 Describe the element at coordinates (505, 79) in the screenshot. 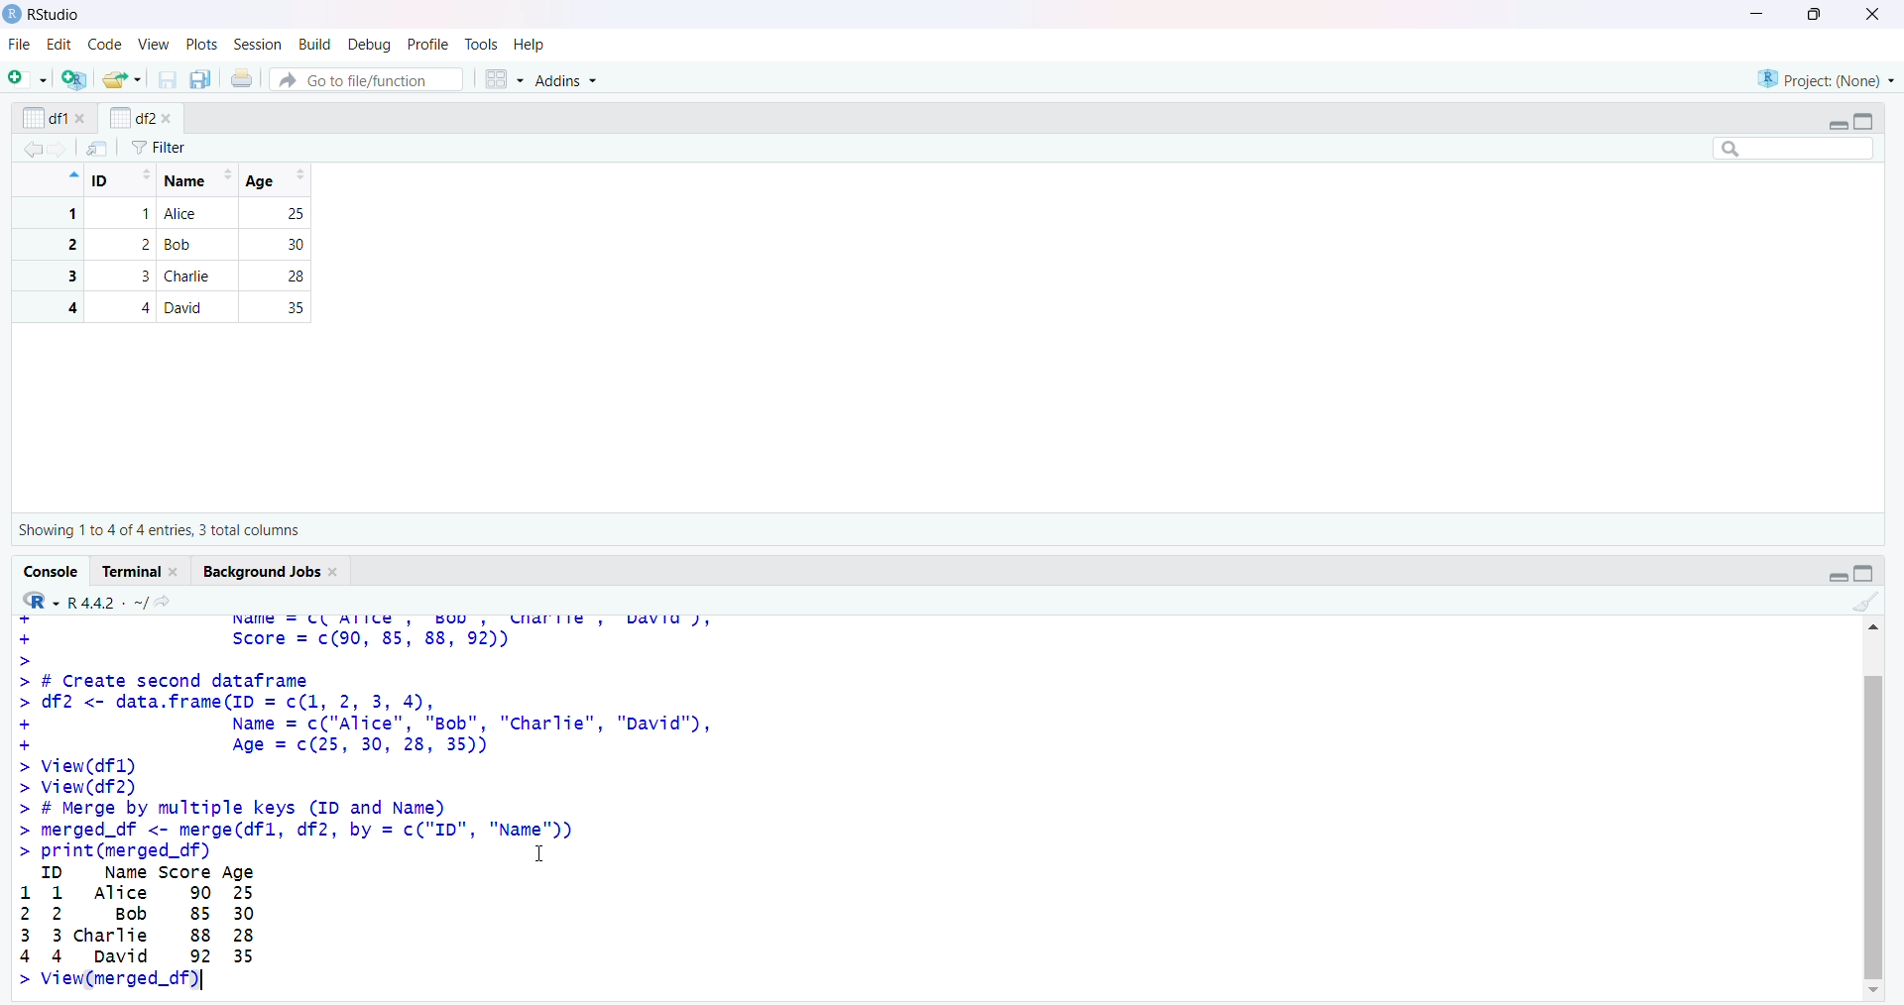

I see `grid` at that location.